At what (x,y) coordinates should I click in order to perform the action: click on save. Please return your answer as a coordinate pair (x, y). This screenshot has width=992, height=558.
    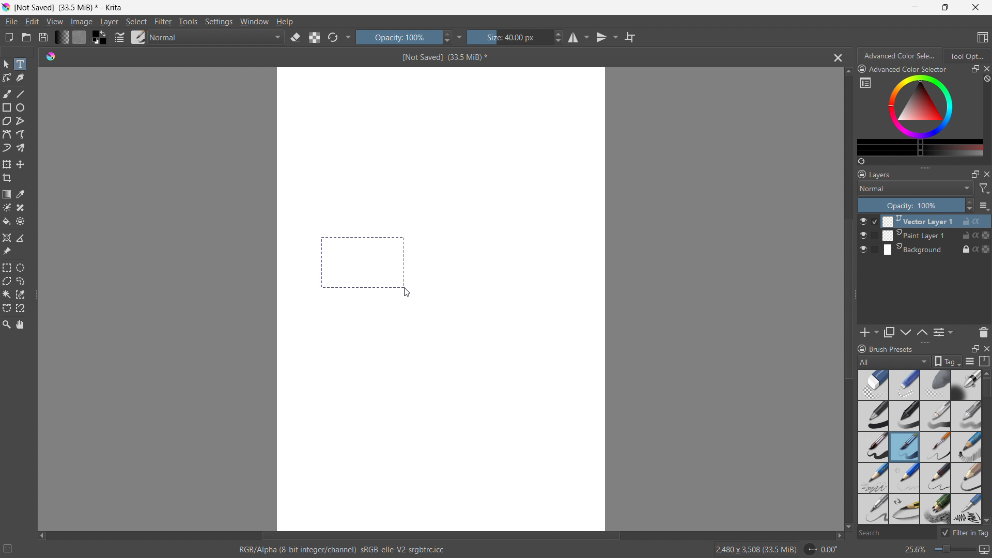
    Looking at the image, I should click on (43, 37).